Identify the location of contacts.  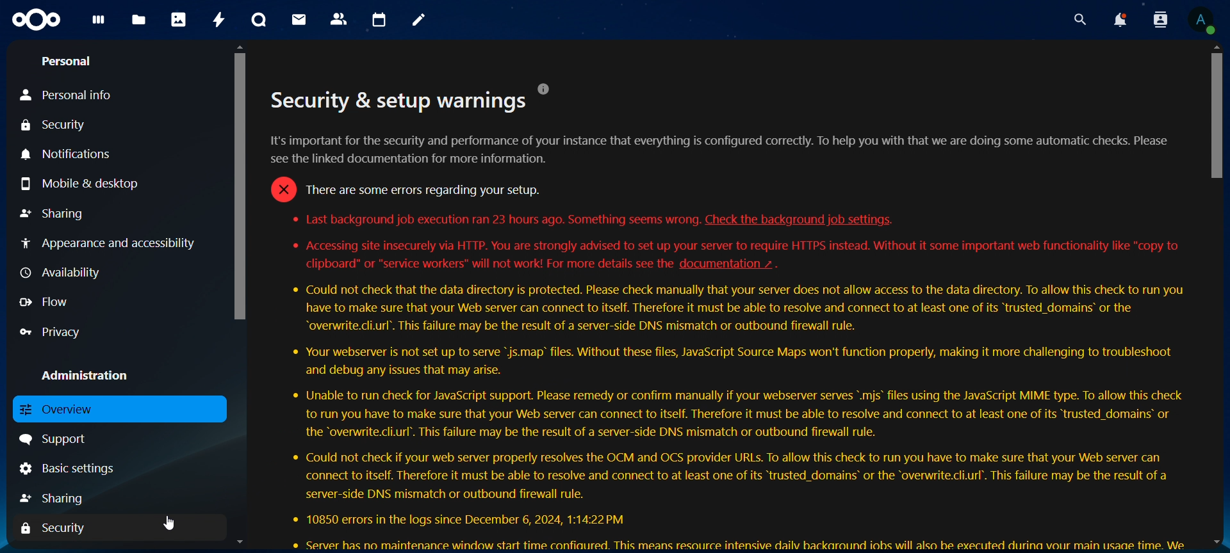
(340, 17).